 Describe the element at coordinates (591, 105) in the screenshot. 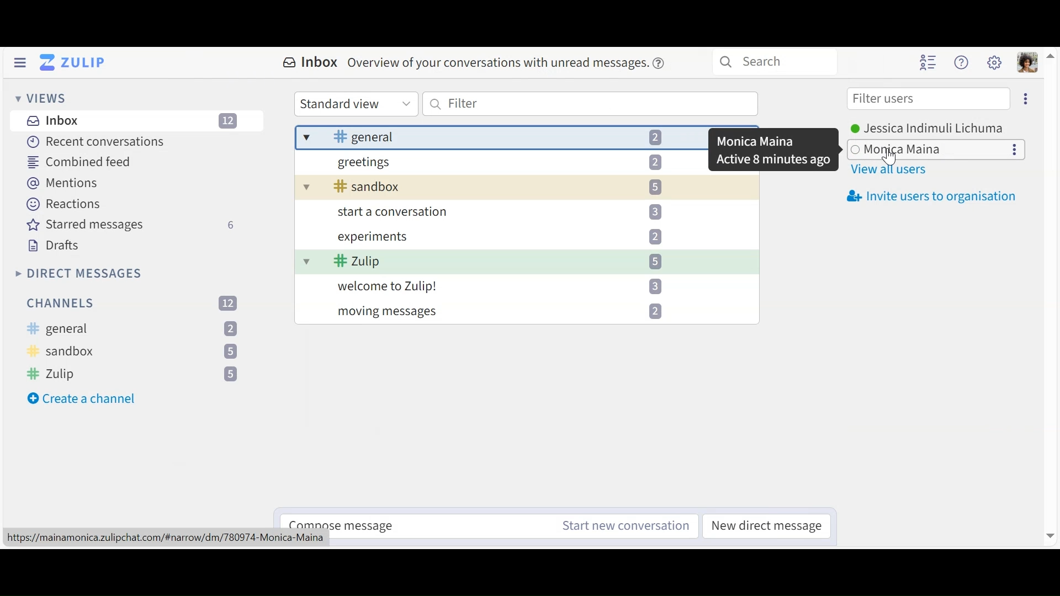

I see `Filter messages by text` at that location.